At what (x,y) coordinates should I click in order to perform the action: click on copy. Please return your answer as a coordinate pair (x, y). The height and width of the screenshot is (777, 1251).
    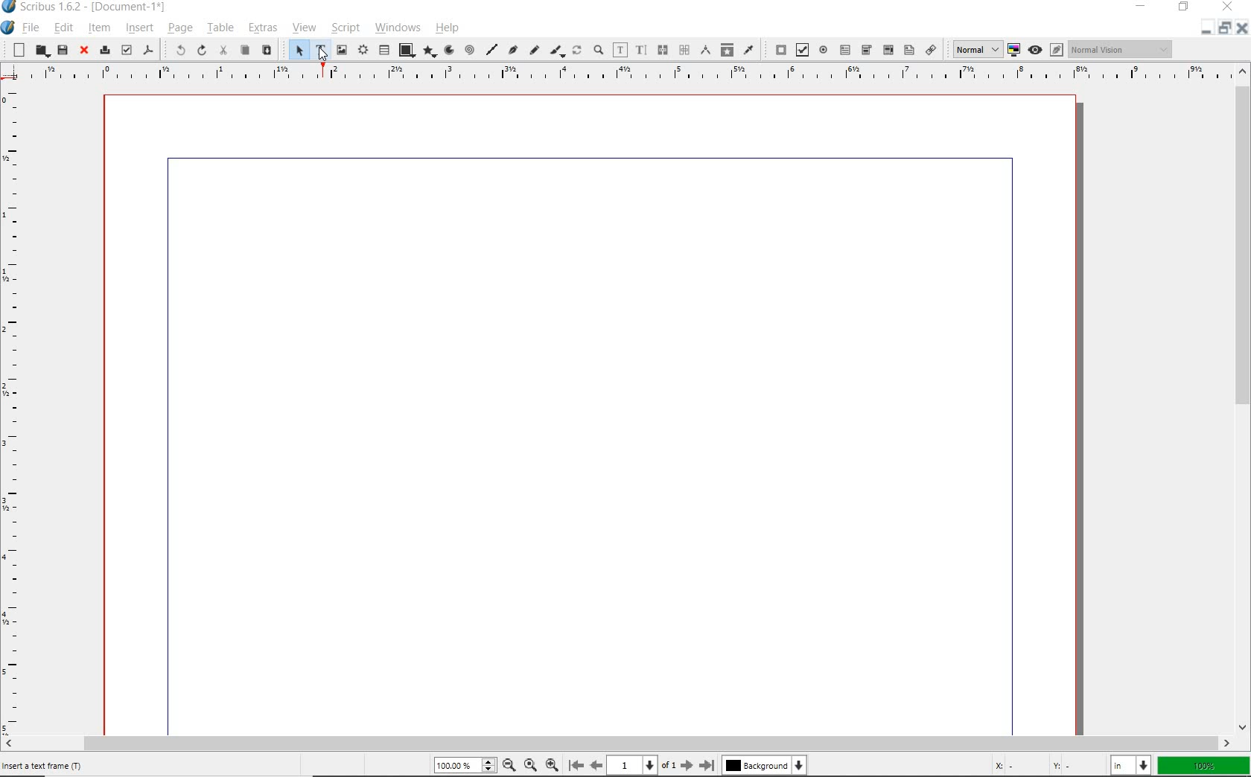
    Looking at the image, I should click on (245, 51).